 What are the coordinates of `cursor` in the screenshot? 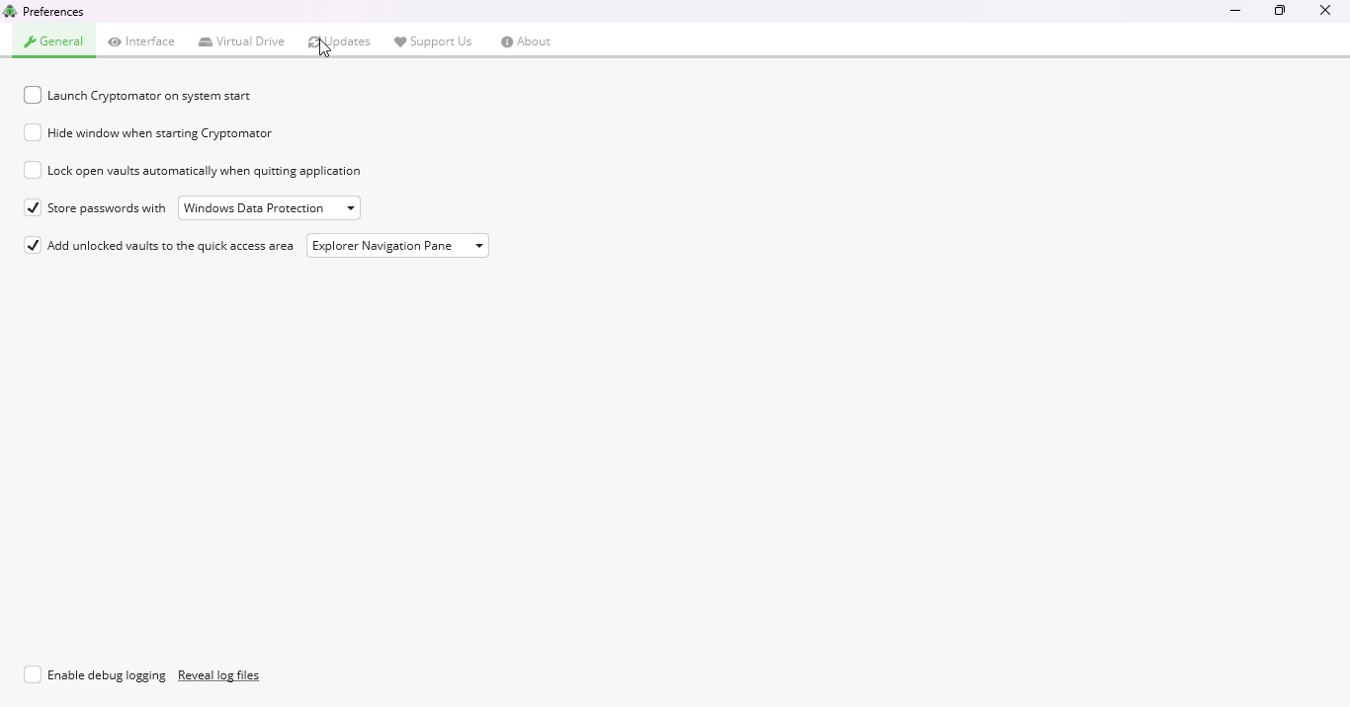 It's located at (324, 51).